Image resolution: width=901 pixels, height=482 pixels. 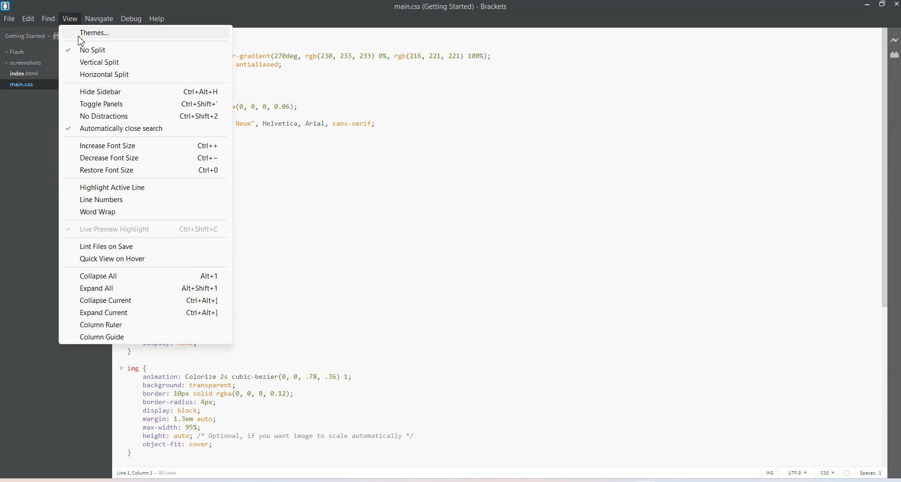 I want to click on Maximize, so click(x=883, y=5).